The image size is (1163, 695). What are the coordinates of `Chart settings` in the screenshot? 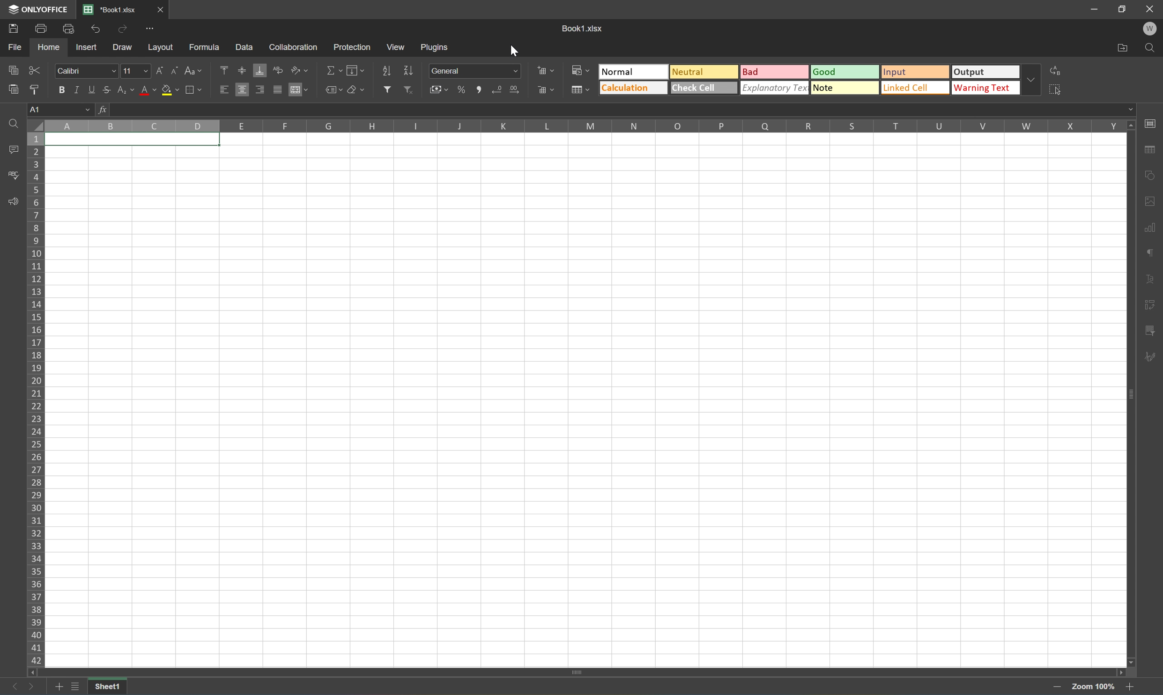 It's located at (1148, 227).